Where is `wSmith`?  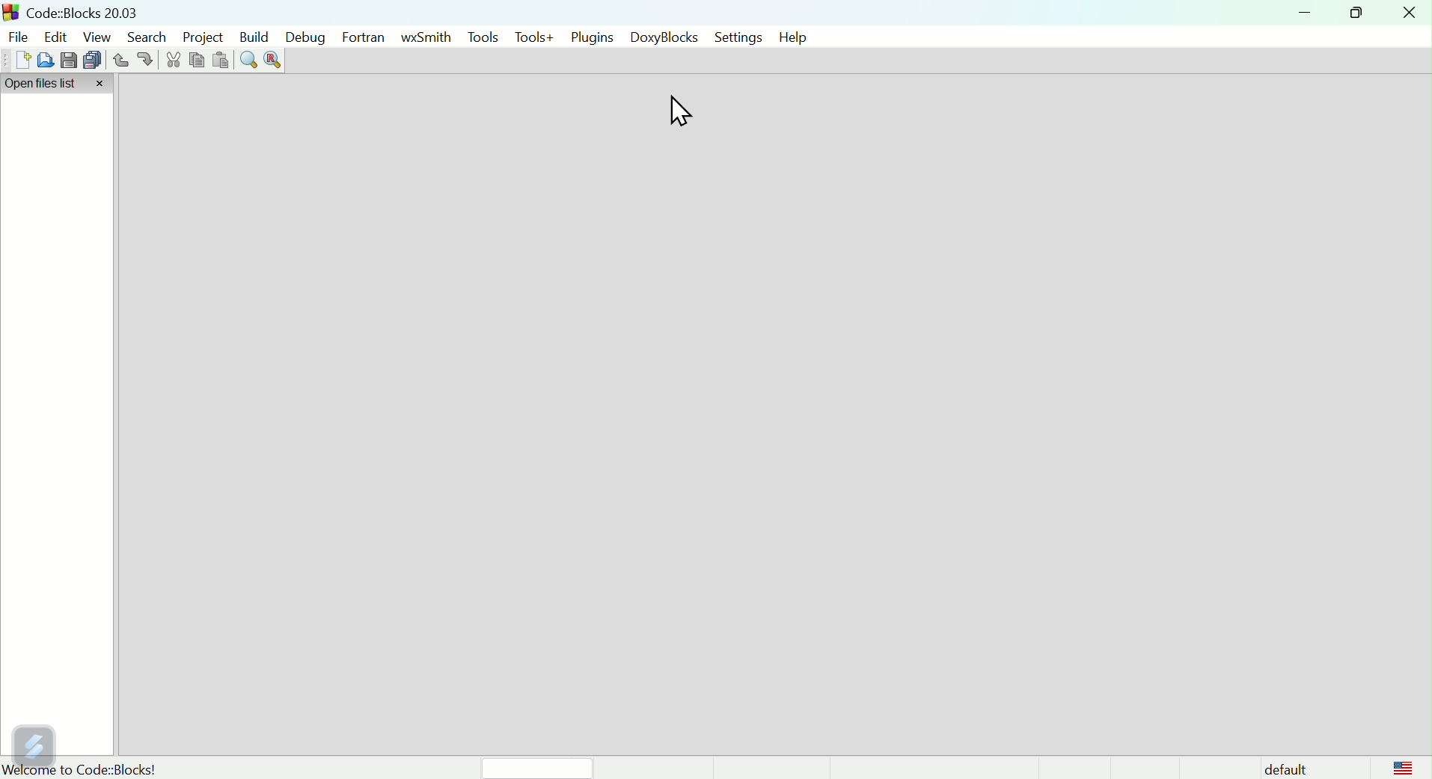
wSmith is located at coordinates (426, 38).